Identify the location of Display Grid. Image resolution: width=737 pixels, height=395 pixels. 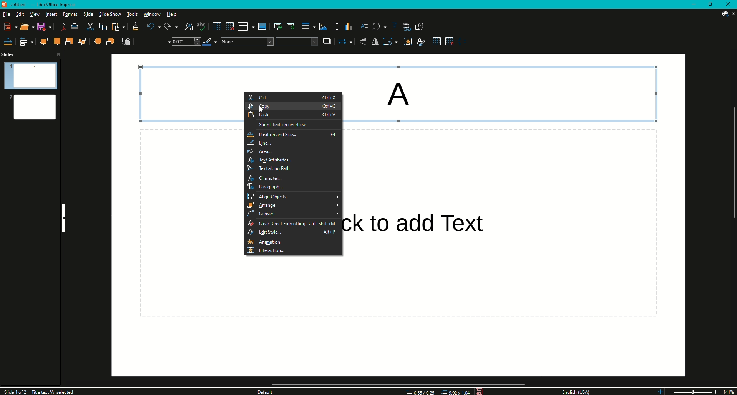
(435, 42).